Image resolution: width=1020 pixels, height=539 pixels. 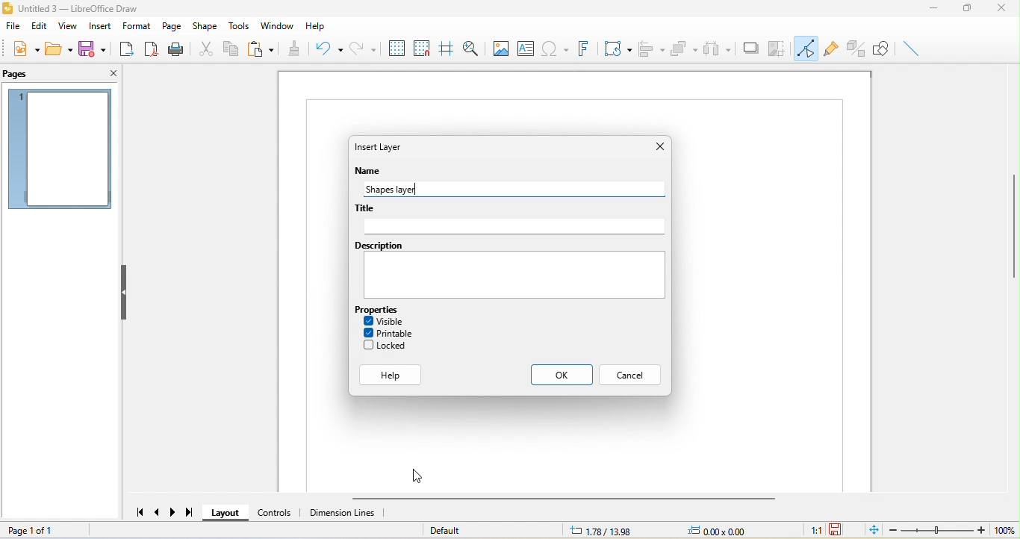 What do you see at coordinates (397, 47) in the screenshot?
I see `display to grid` at bounding box center [397, 47].